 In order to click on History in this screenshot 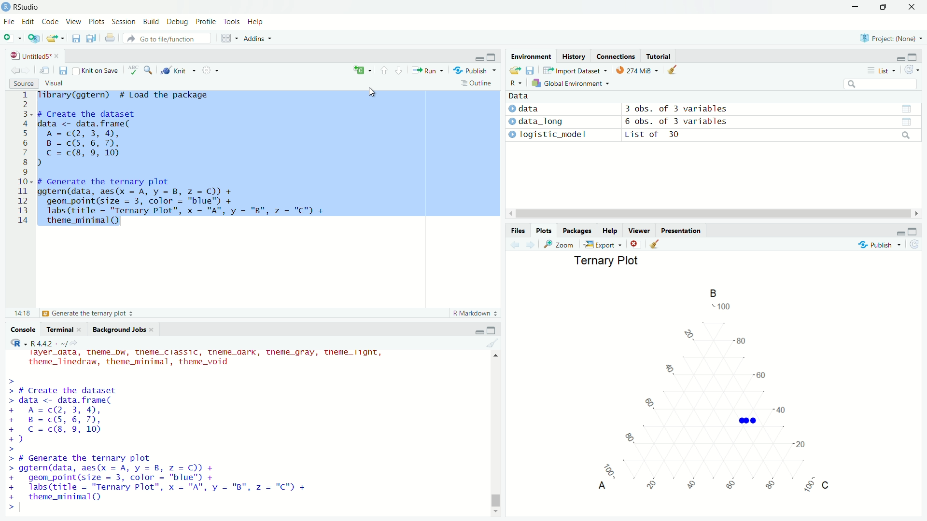, I will do `click(573, 56)`.